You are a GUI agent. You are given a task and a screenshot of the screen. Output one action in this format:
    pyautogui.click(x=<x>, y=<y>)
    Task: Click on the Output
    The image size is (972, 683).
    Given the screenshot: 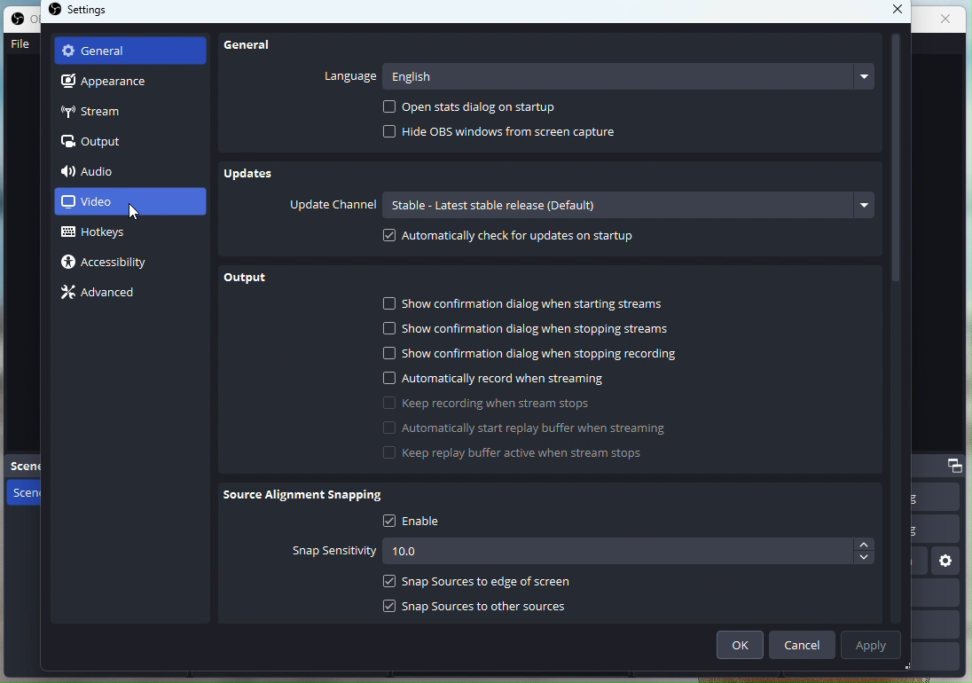 What is the action you would take?
    pyautogui.click(x=250, y=277)
    